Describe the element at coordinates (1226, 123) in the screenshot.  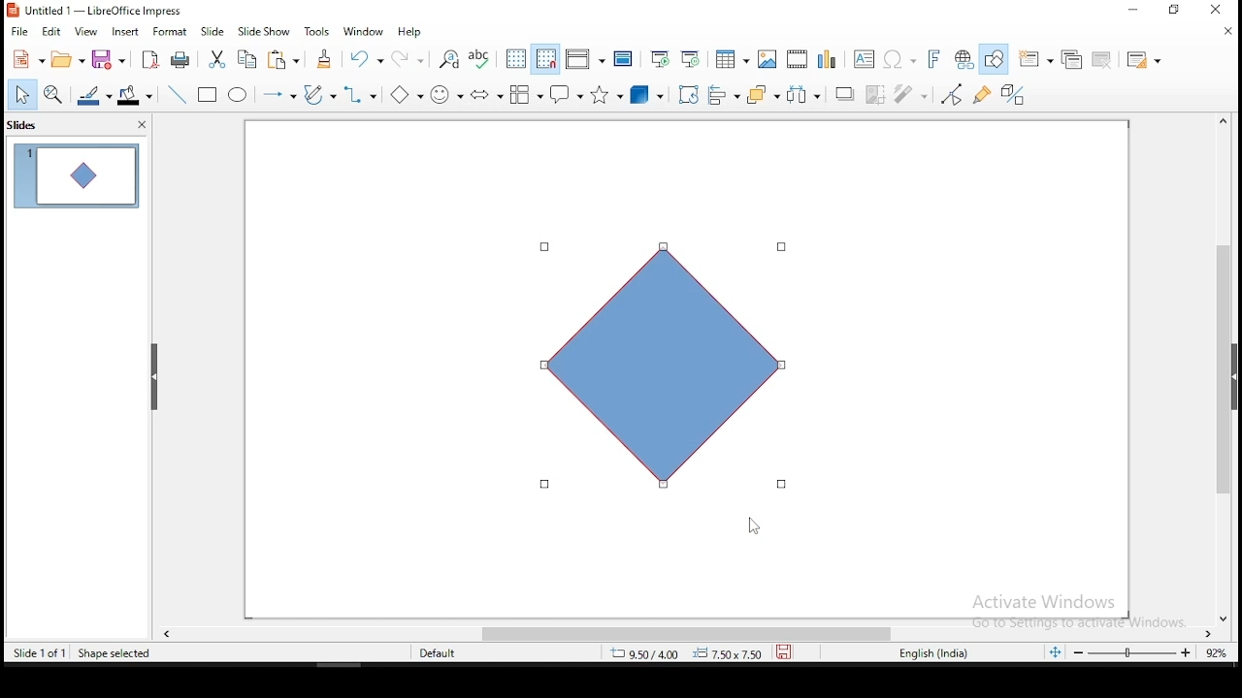
I see `scroll up` at that location.